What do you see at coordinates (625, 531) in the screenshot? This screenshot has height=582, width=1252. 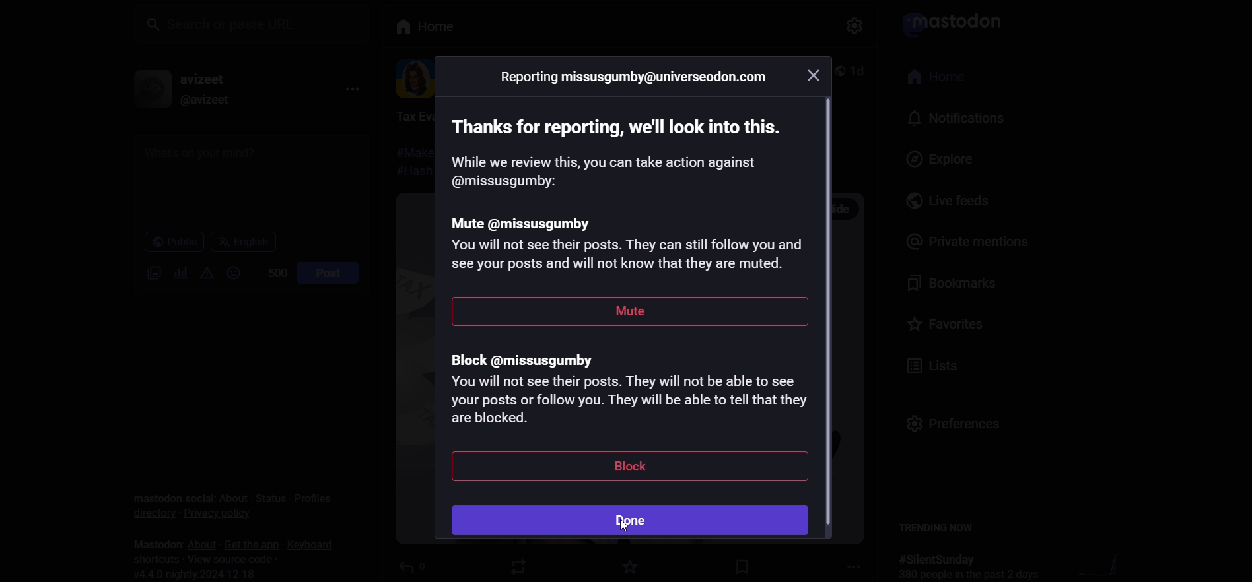 I see `cursor` at bounding box center [625, 531].